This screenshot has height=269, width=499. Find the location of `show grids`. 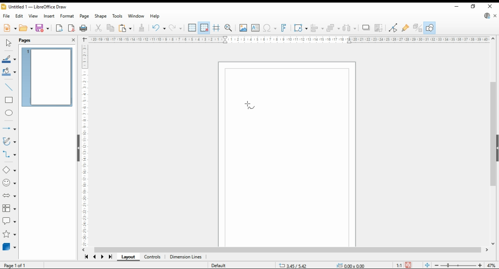

show grids is located at coordinates (192, 28).